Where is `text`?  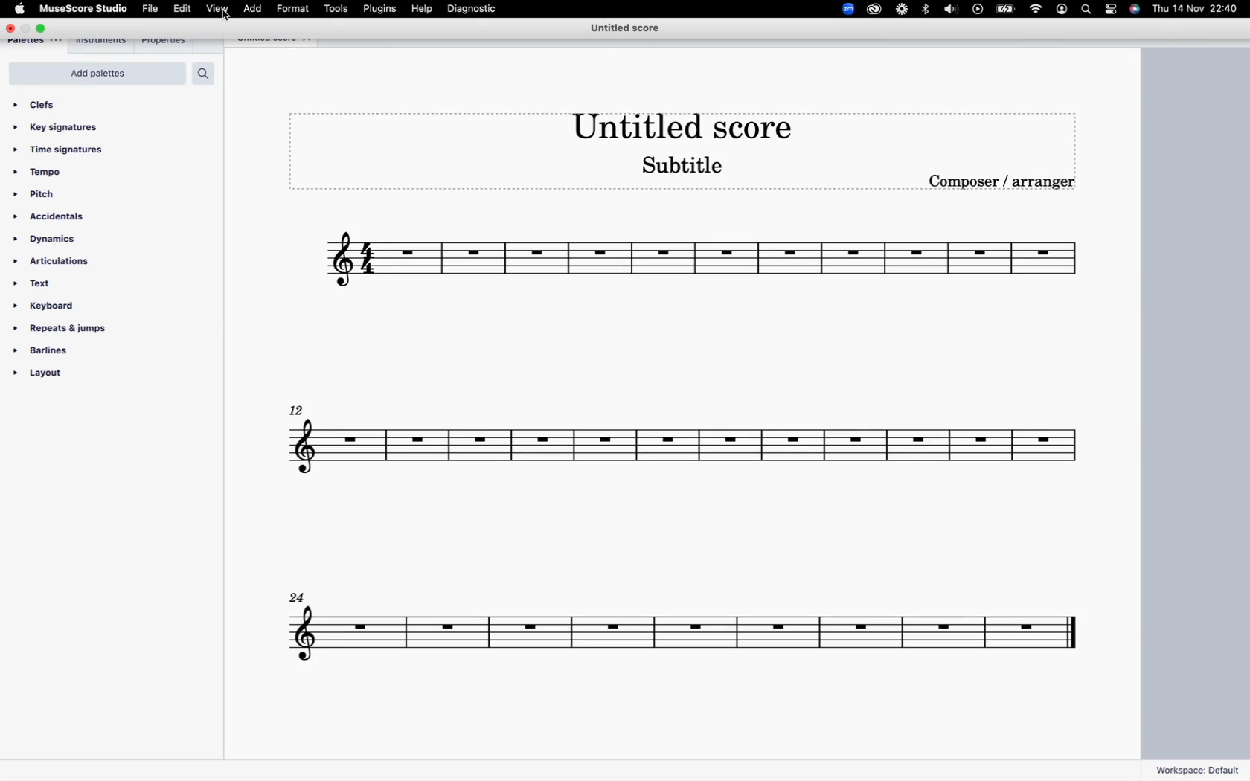 text is located at coordinates (36, 283).